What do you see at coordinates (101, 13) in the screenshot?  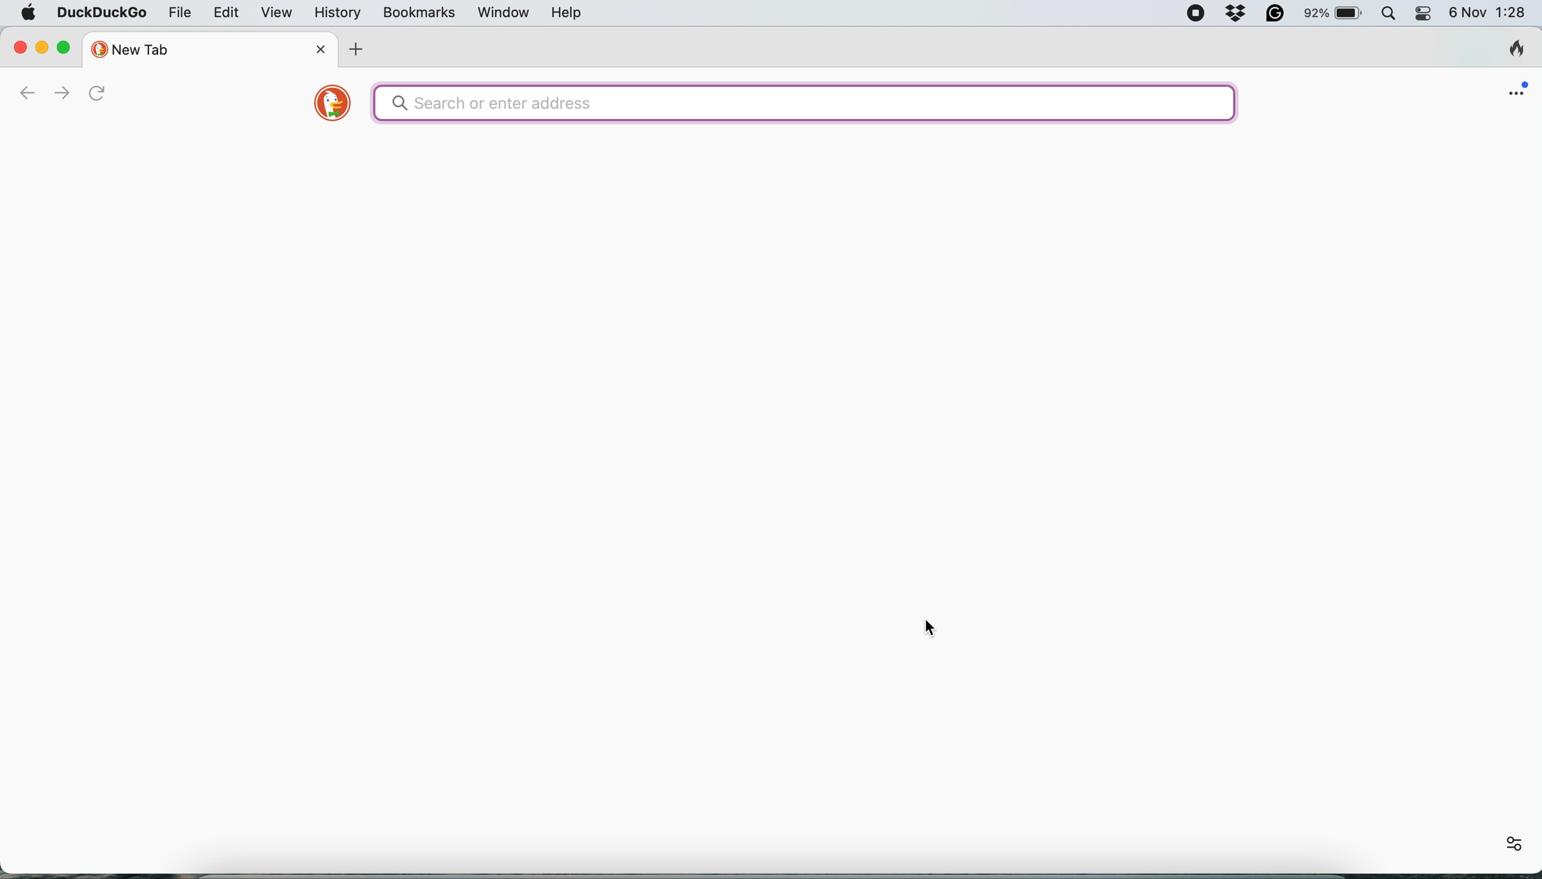 I see `duckduckgo` at bounding box center [101, 13].